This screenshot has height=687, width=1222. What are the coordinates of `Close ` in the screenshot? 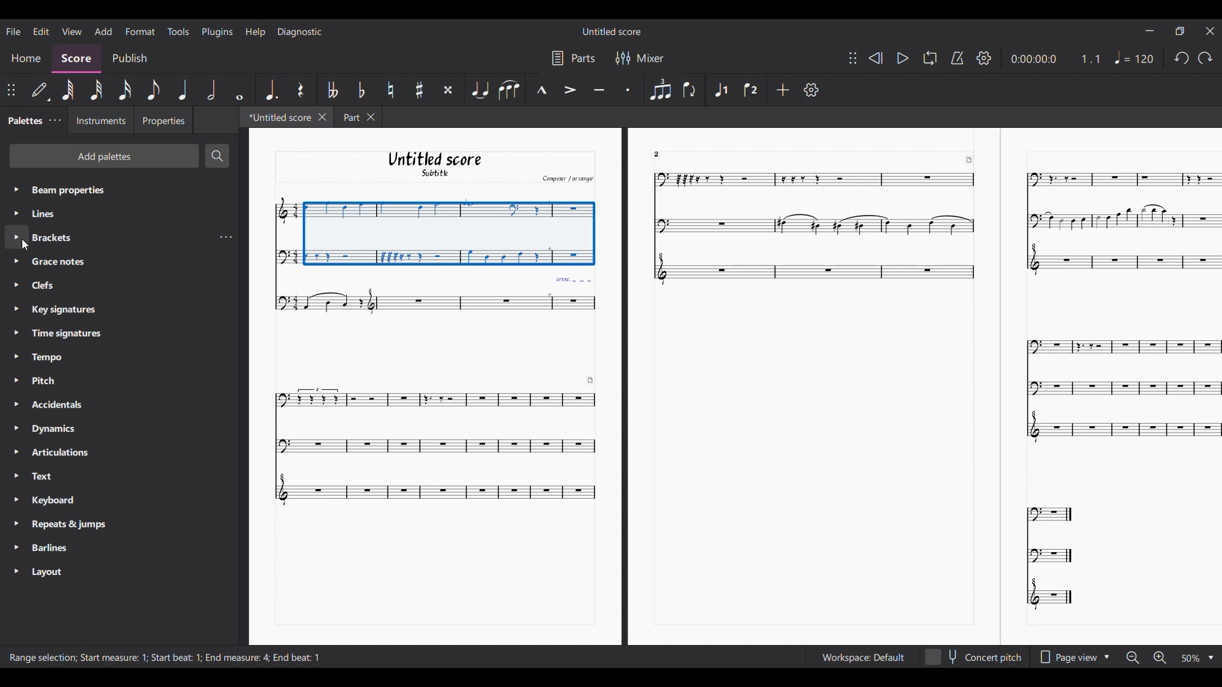 It's located at (1211, 31).